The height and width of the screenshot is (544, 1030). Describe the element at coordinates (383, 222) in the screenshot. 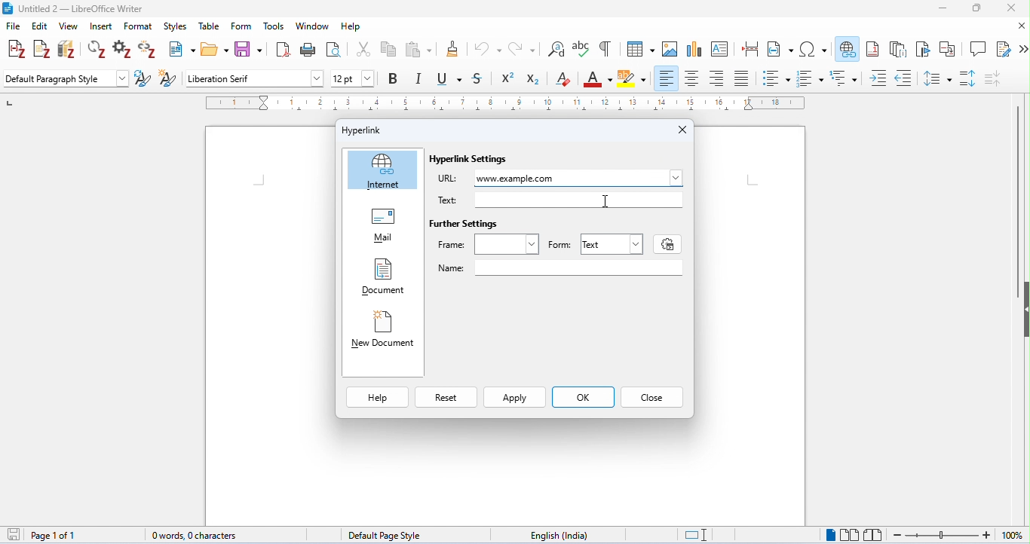

I see `Mail` at that location.